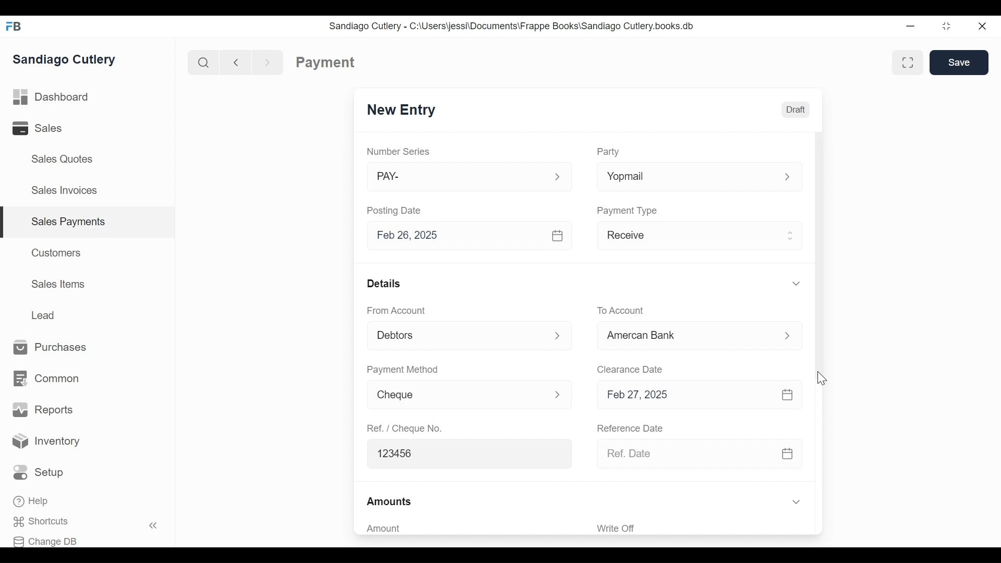 The width and height of the screenshot is (1001, 563). Describe the element at coordinates (910, 27) in the screenshot. I see `Minimize` at that location.